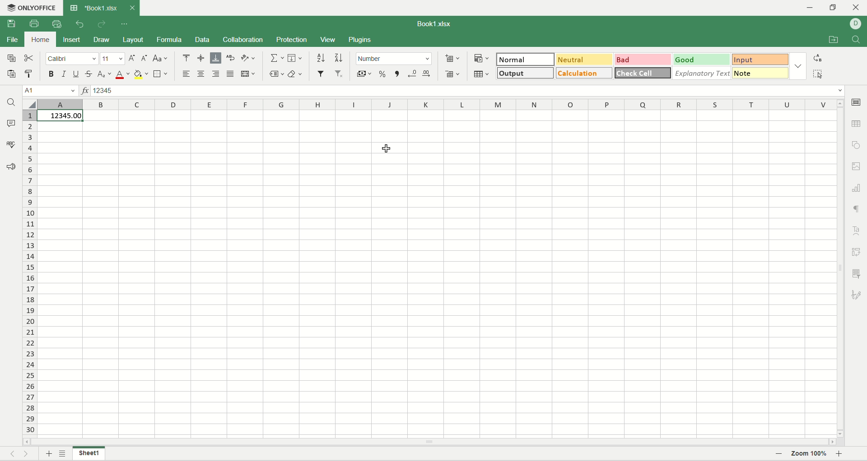 This screenshot has width=867, height=461. Describe the element at coordinates (112, 59) in the screenshot. I see `font size` at that location.